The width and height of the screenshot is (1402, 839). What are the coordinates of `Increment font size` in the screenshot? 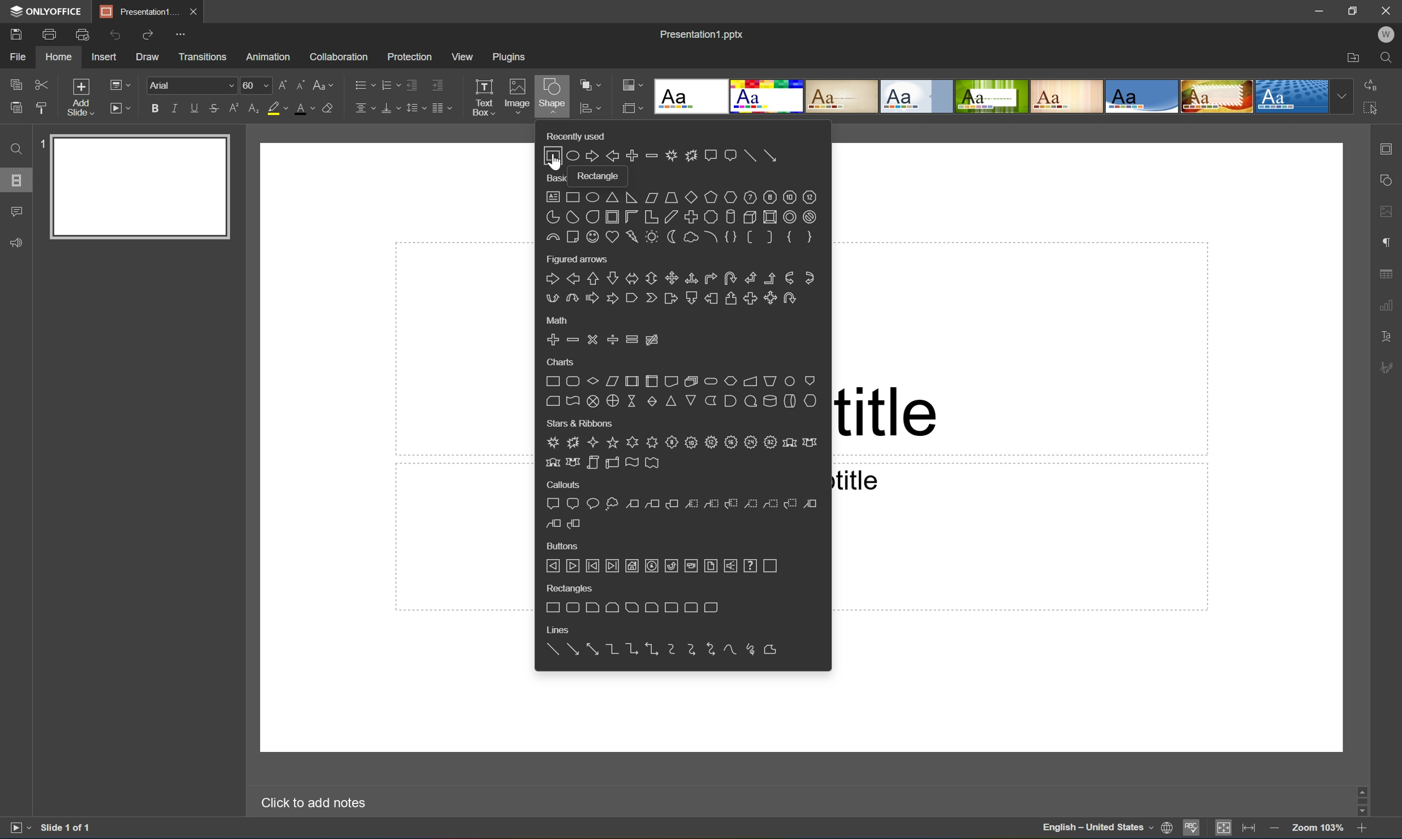 It's located at (280, 84).